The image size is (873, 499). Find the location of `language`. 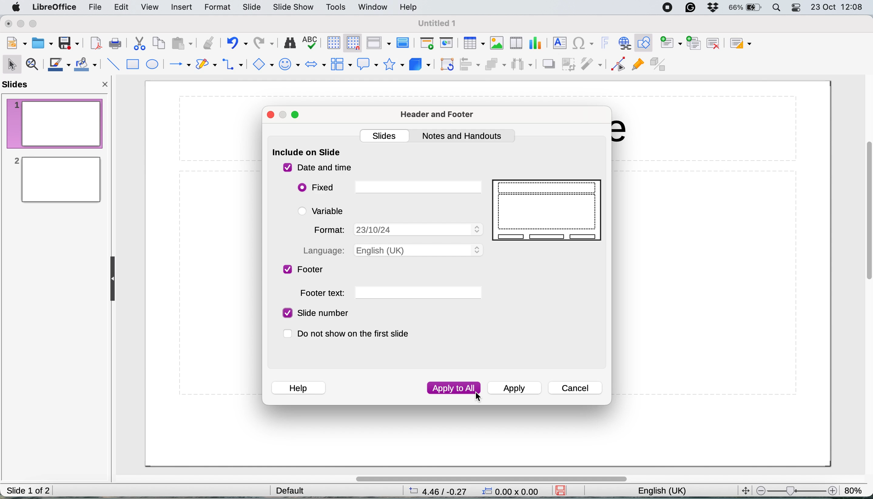

language is located at coordinates (393, 250).